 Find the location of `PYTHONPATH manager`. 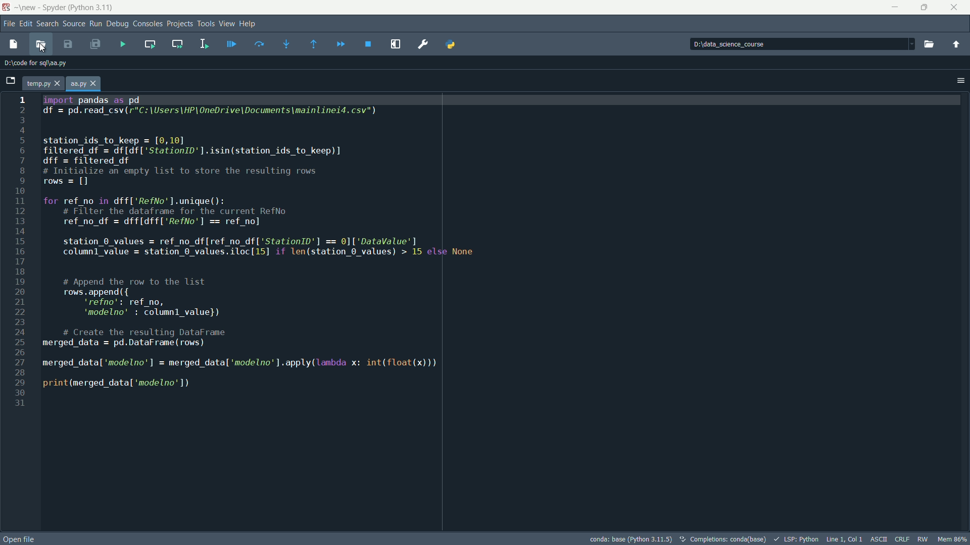

PYTHONPATH manager is located at coordinates (453, 44).